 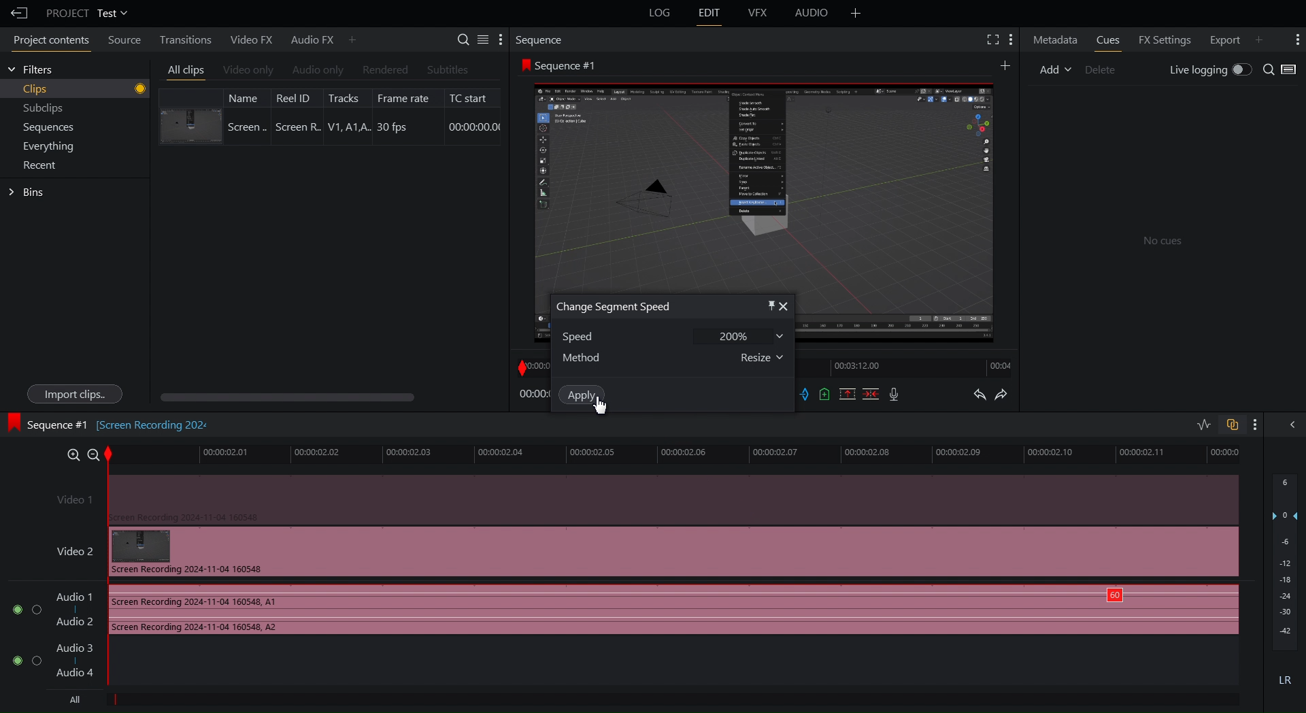 What do you see at coordinates (186, 71) in the screenshot?
I see `All clips` at bounding box center [186, 71].